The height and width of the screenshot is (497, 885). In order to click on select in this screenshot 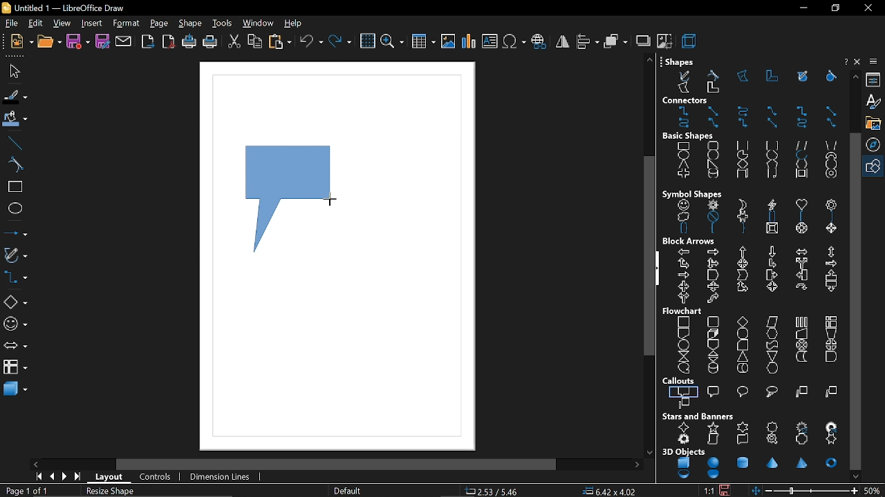, I will do `click(12, 71)`.